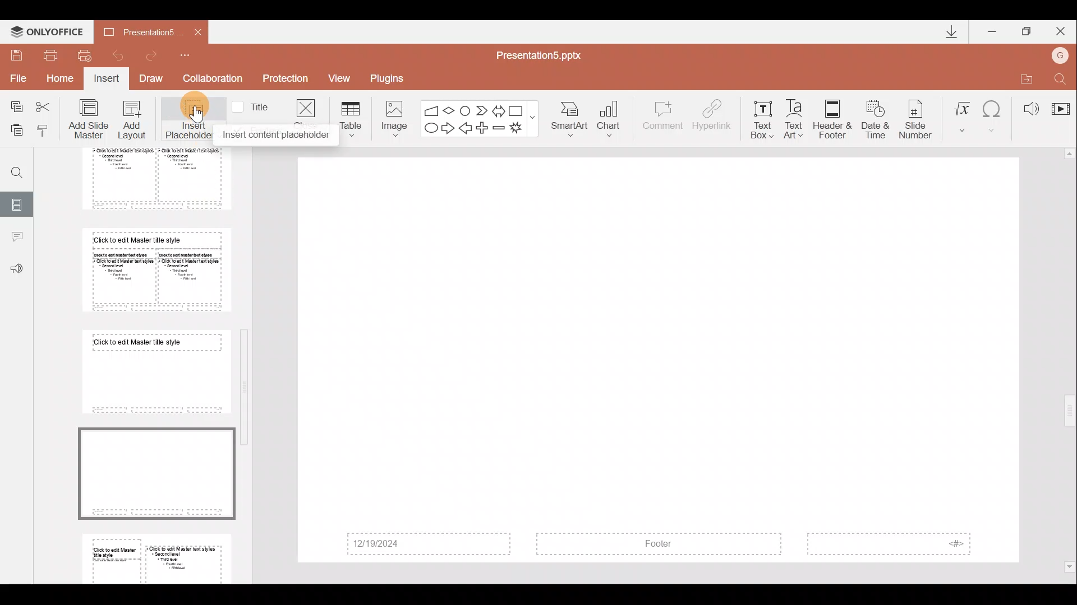 The height and width of the screenshot is (605, 1077). What do you see at coordinates (16, 78) in the screenshot?
I see `File` at bounding box center [16, 78].